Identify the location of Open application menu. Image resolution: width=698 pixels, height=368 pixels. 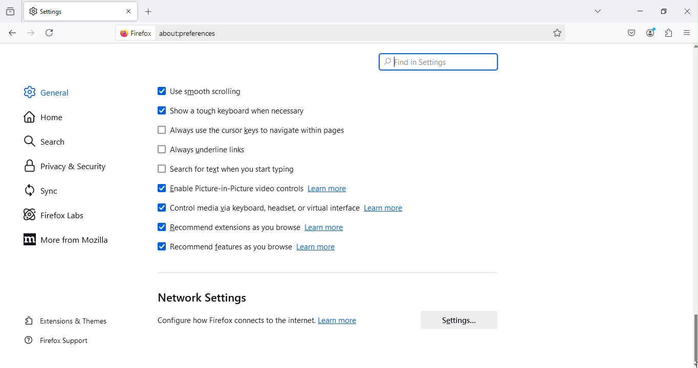
(687, 32).